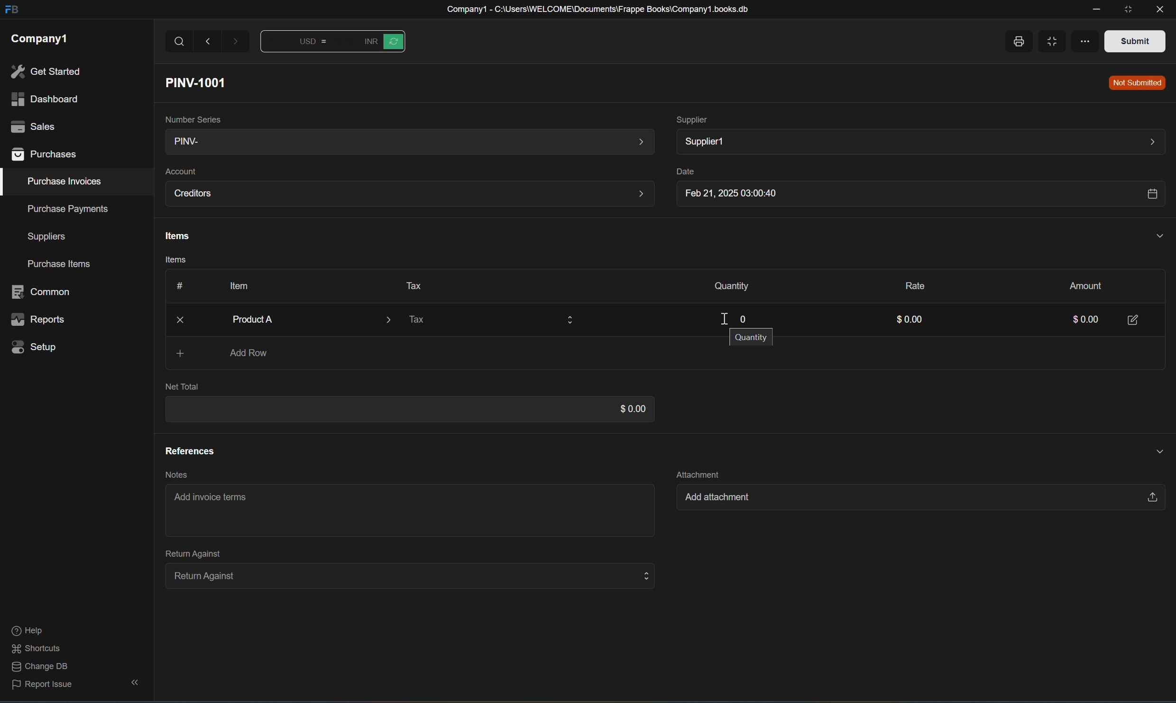 Image resolution: width=1176 pixels, height=703 pixels. What do you see at coordinates (1136, 82) in the screenshot?
I see `Not Submitted` at bounding box center [1136, 82].